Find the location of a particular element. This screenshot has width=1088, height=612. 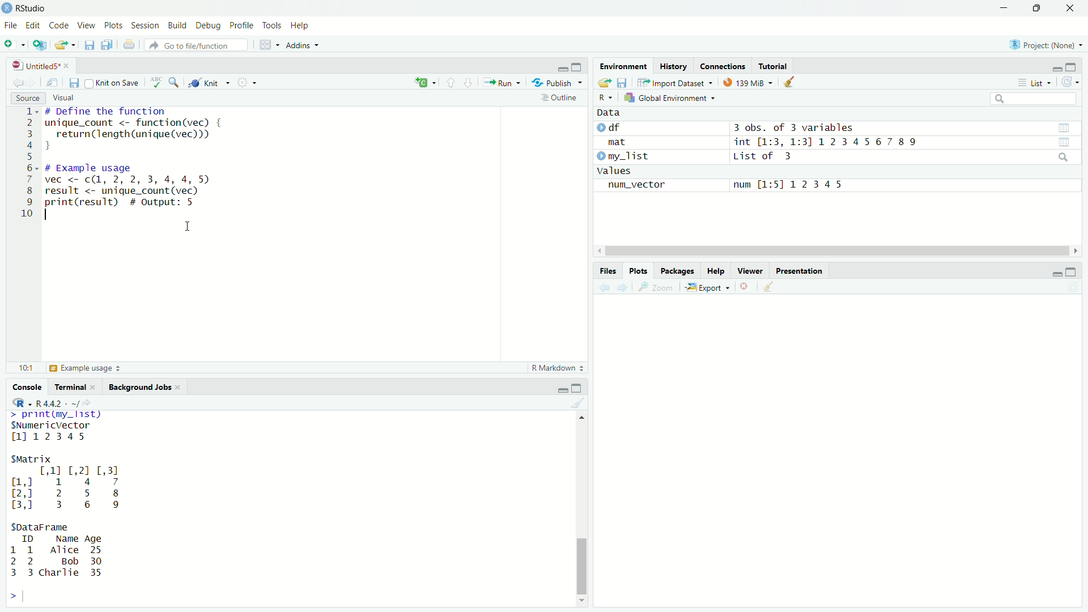

insert new code chunk is located at coordinates (424, 83).